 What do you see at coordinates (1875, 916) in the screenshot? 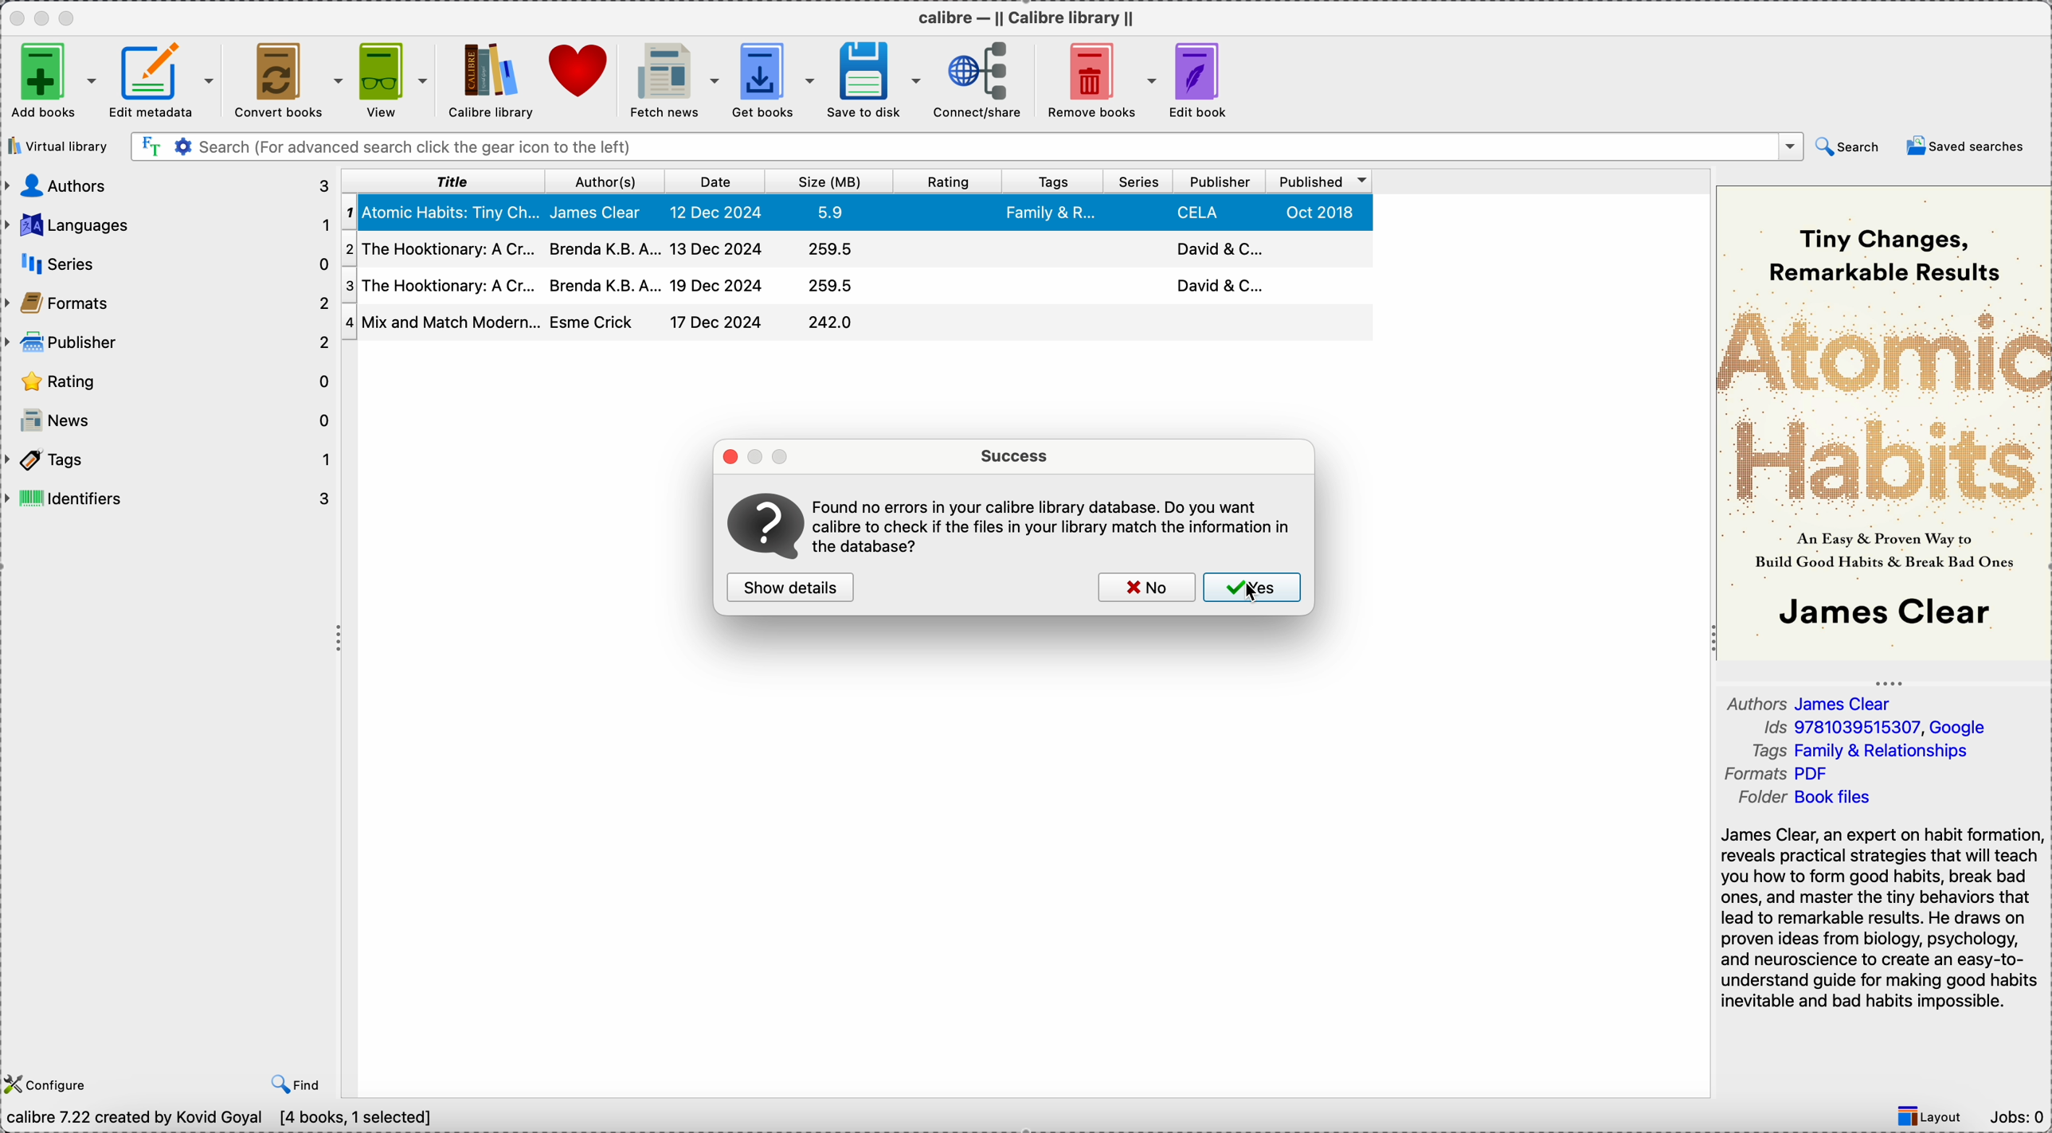
I see `James Clear, an expert on habit format
reveals practical strategies that will tea
you how to form good habits, break ba
ones, and master the tiny behaviors th:
lead to remarkable results. He draws ol
proven ideas from biology, psychology,
and neuroscience to create an easy-to:
understand guide for making good hab
inevitable and bad habits impossible.` at bounding box center [1875, 916].